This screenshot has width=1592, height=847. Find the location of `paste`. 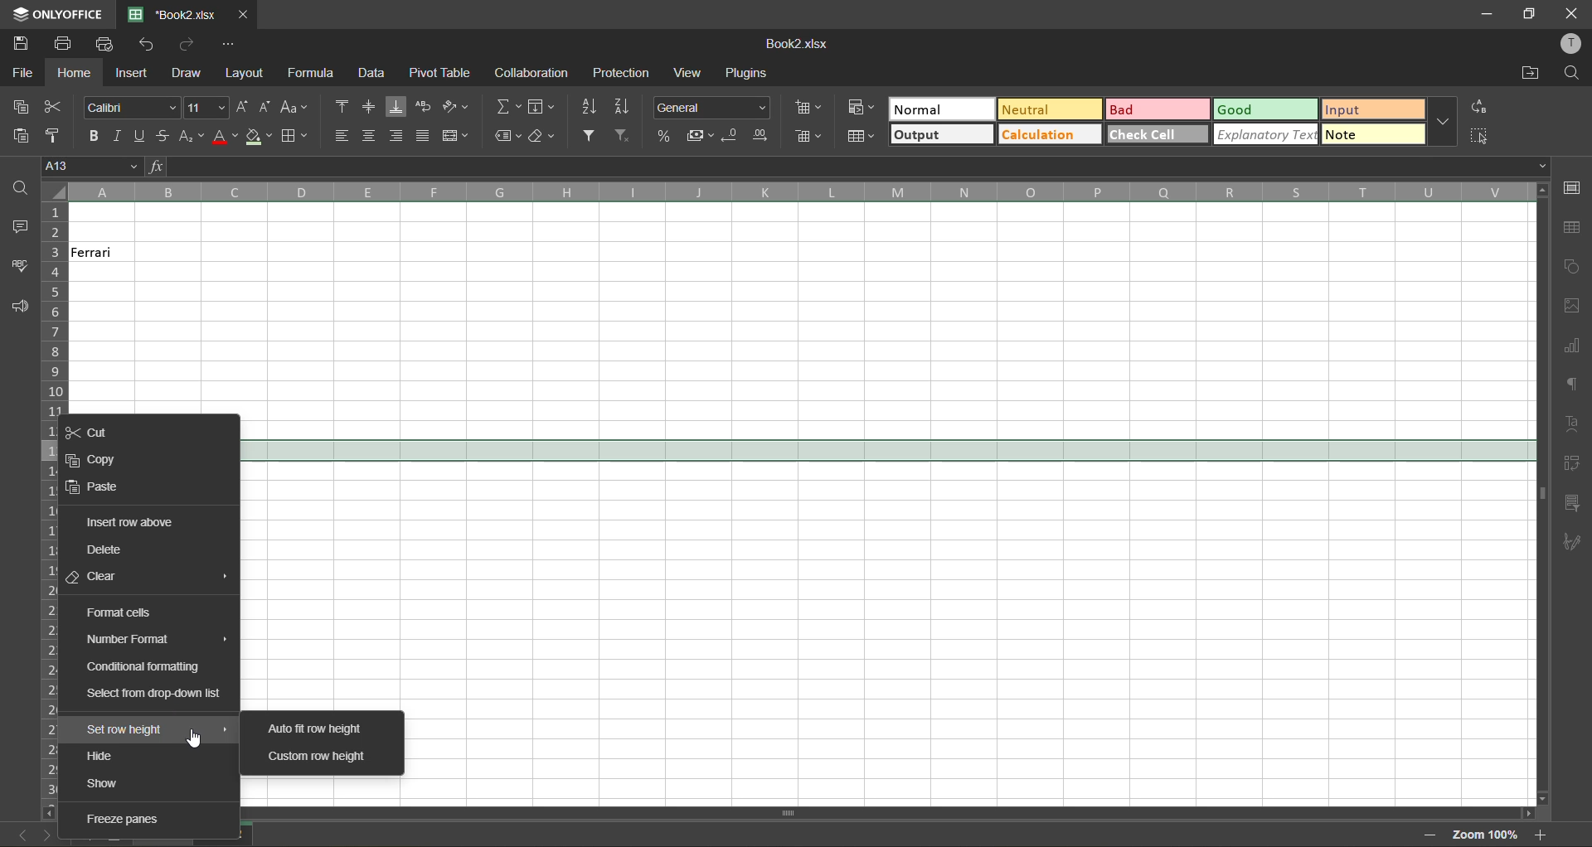

paste is located at coordinates (21, 135).